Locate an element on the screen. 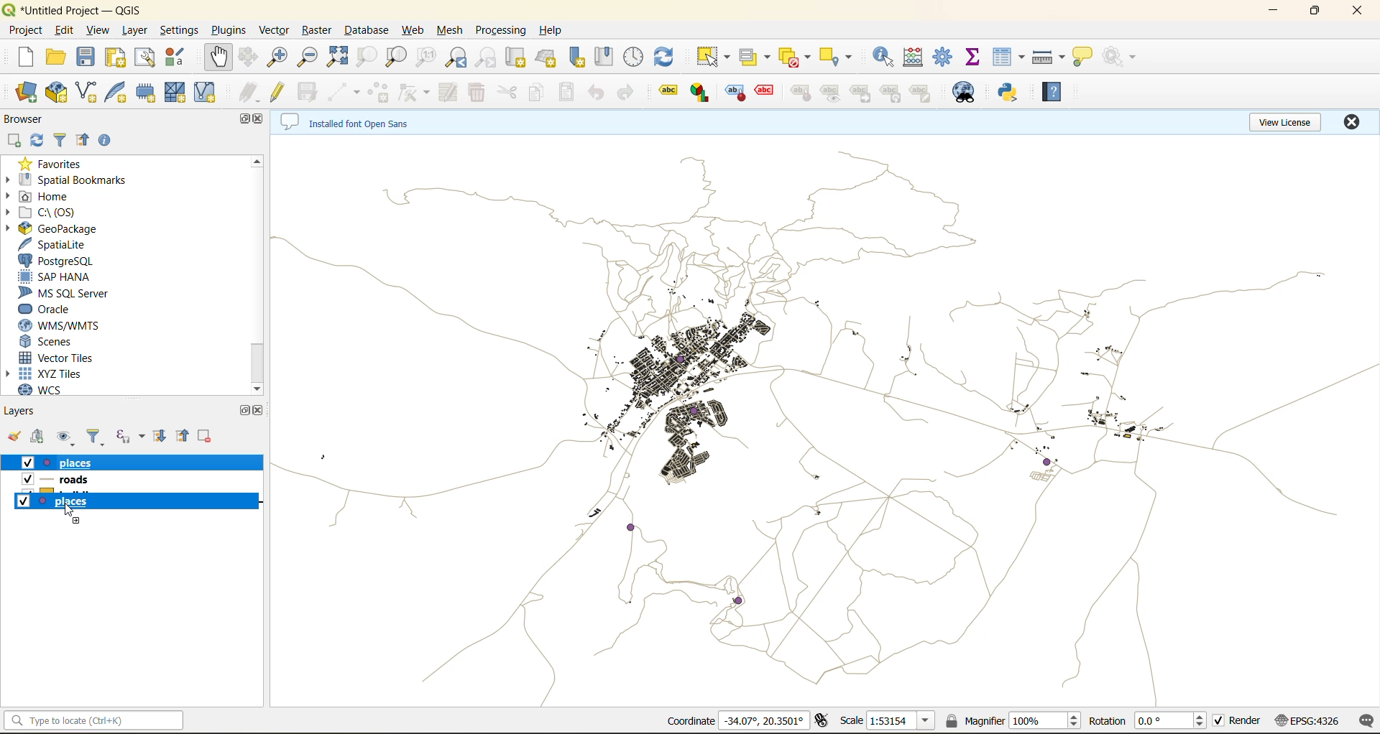 The image size is (1380, 734). open is located at coordinates (52, 57).